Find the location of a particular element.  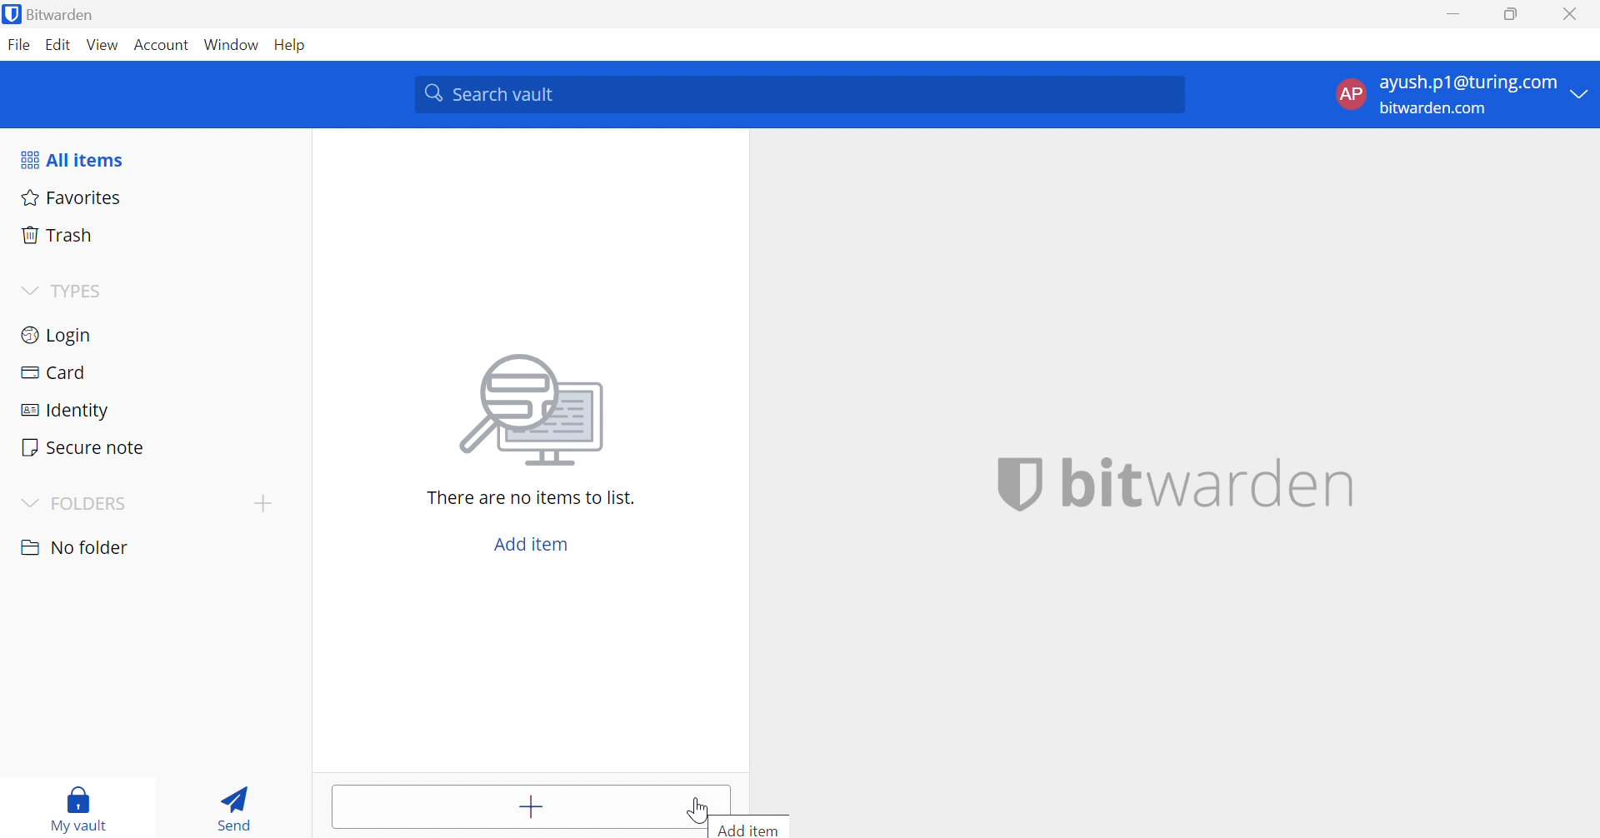

Add item is located at coordinates (747, 828).